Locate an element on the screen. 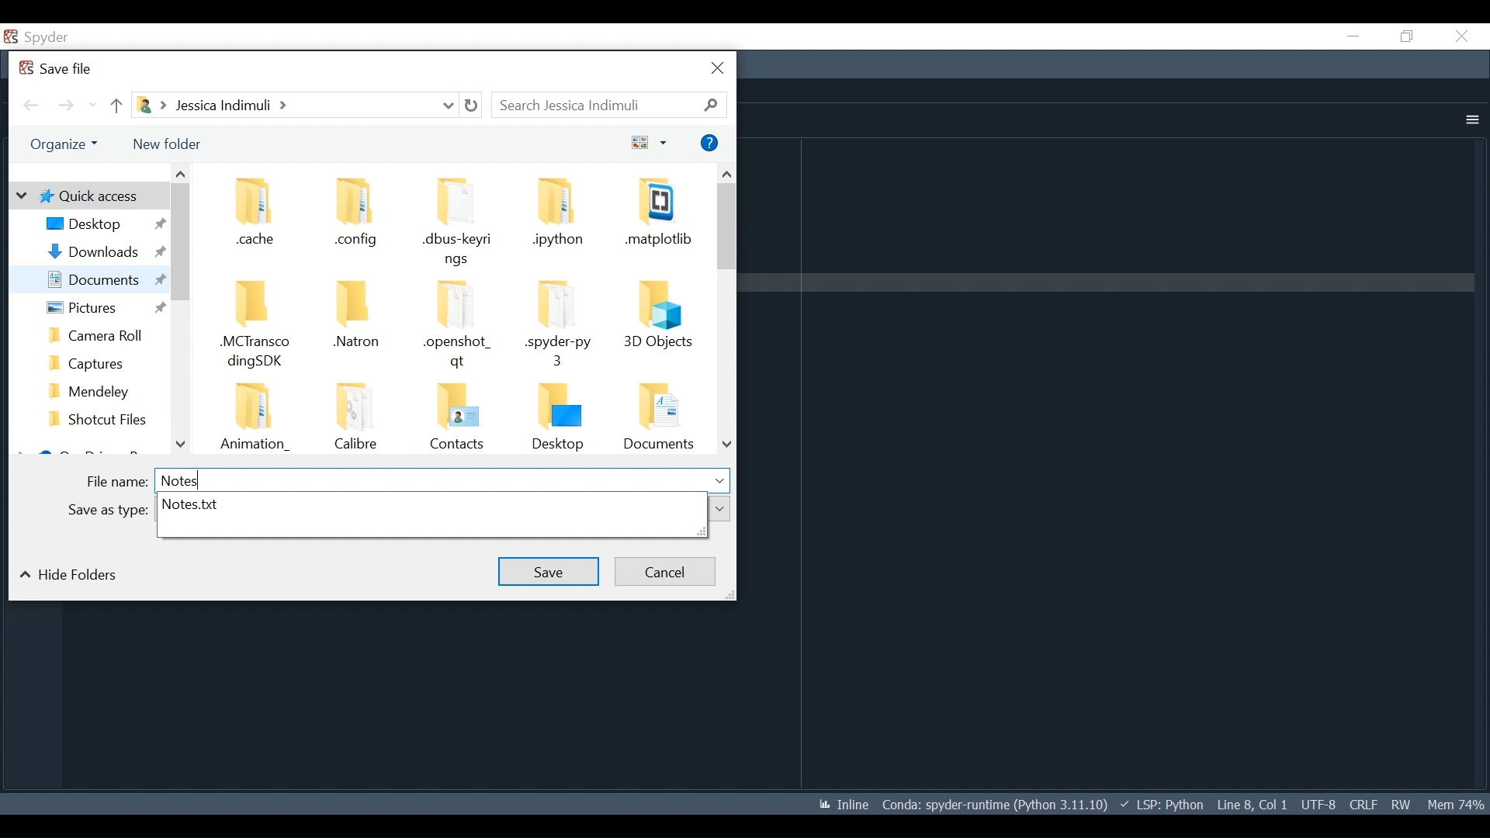 This screenshot has height=838, width=1490. Folder is located at coordinates (258, 214).